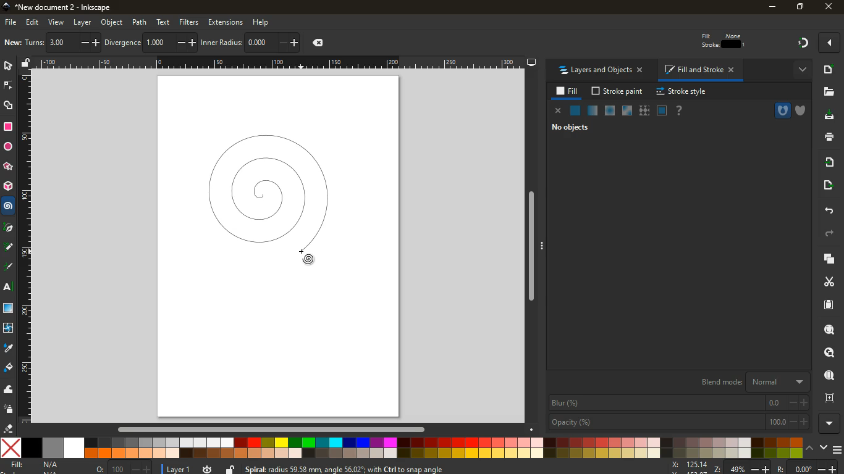 The height and width of the screenshot is (474, 844). What do you see at coordinates (11, 22) in the screenshot?
I see `file` at bounding box center [11, 22].